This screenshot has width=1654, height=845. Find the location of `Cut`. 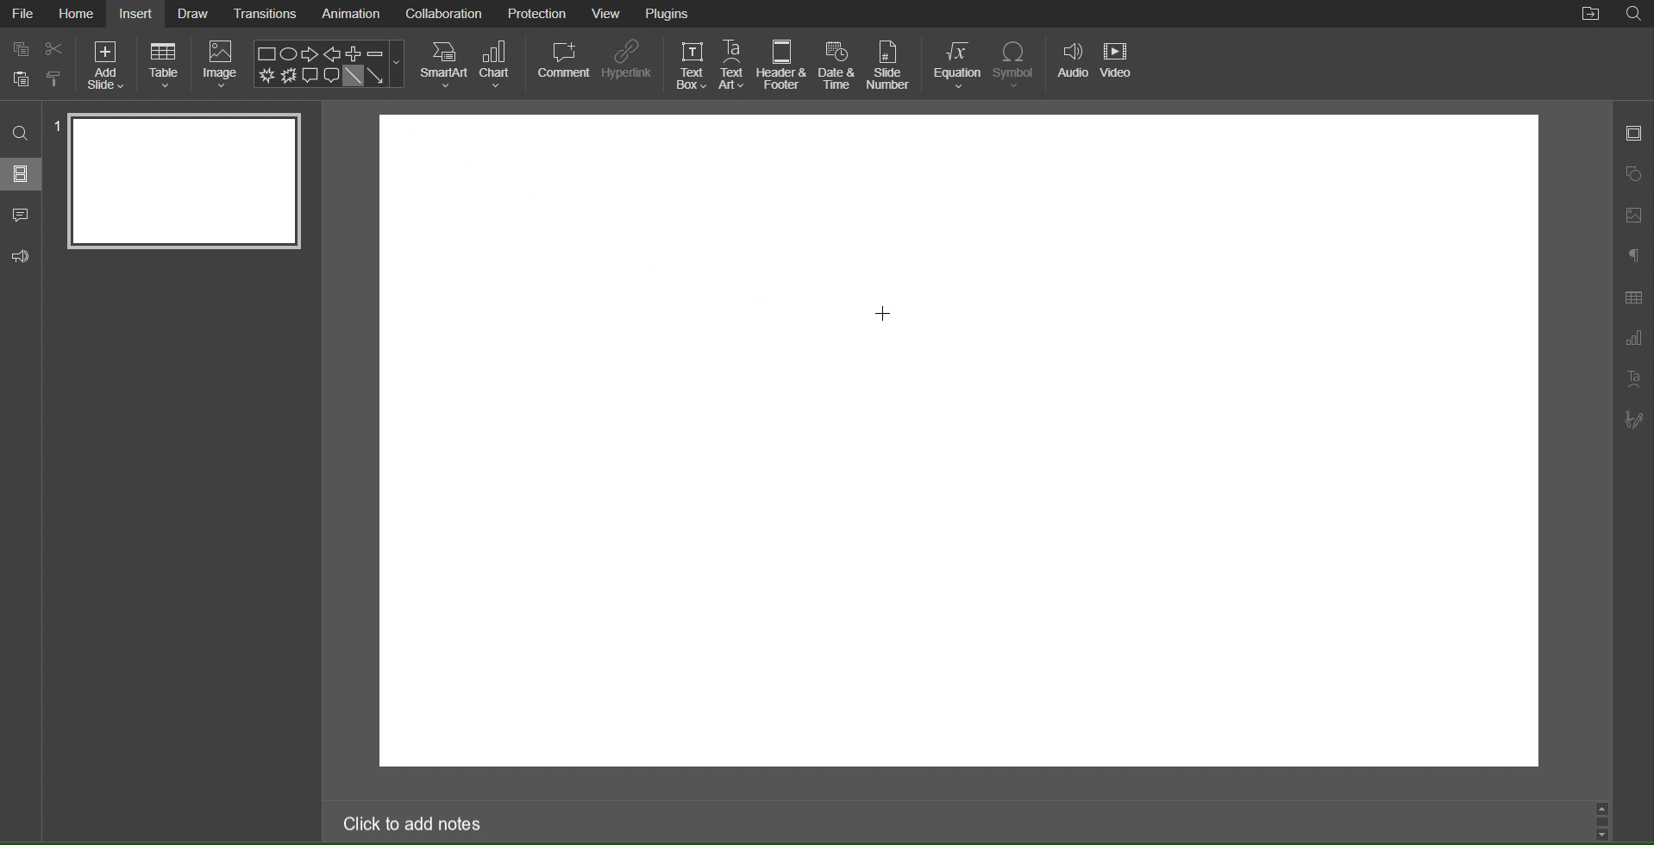

Cut is located at coordinates (59, 49).